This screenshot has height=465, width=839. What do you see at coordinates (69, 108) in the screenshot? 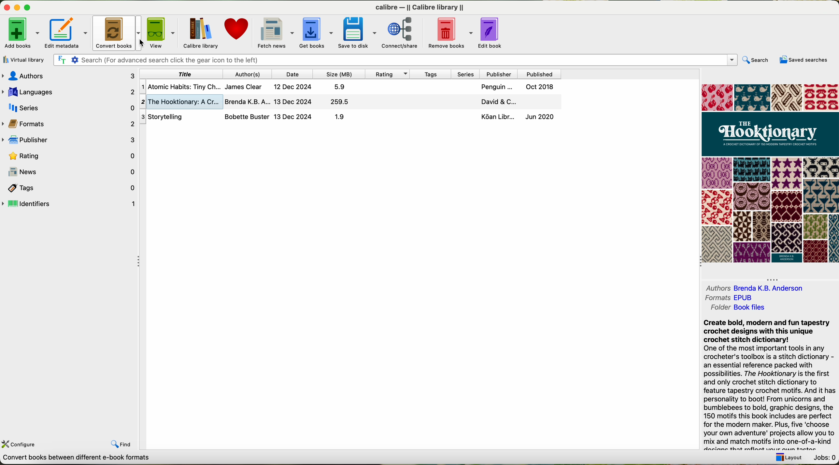
I see `series` at bounding box center [69, 108].